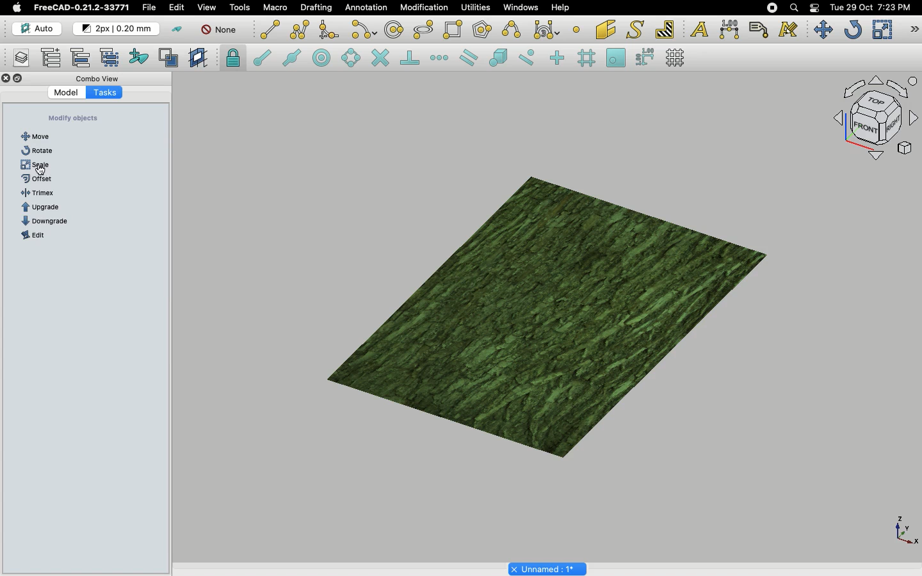  What do you see at coordinates (439, 58) in the screenshot?
I see `Snap extension` at bounding box center [439, 58].